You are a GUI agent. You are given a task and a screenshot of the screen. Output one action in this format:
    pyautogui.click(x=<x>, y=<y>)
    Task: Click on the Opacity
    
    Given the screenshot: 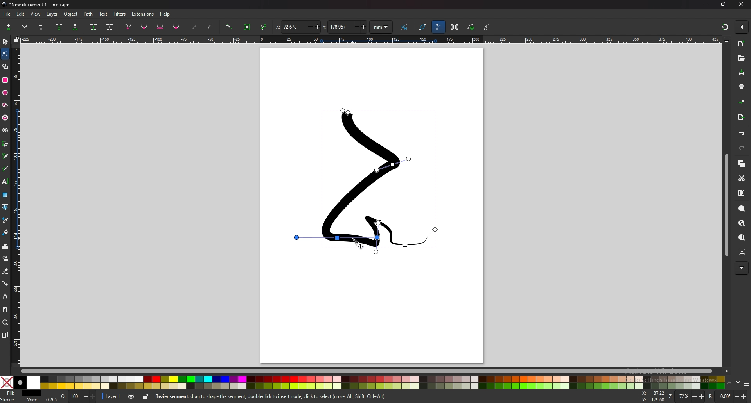 What is the action you would take?
    pyautogui.click(x=70, y=397)
    